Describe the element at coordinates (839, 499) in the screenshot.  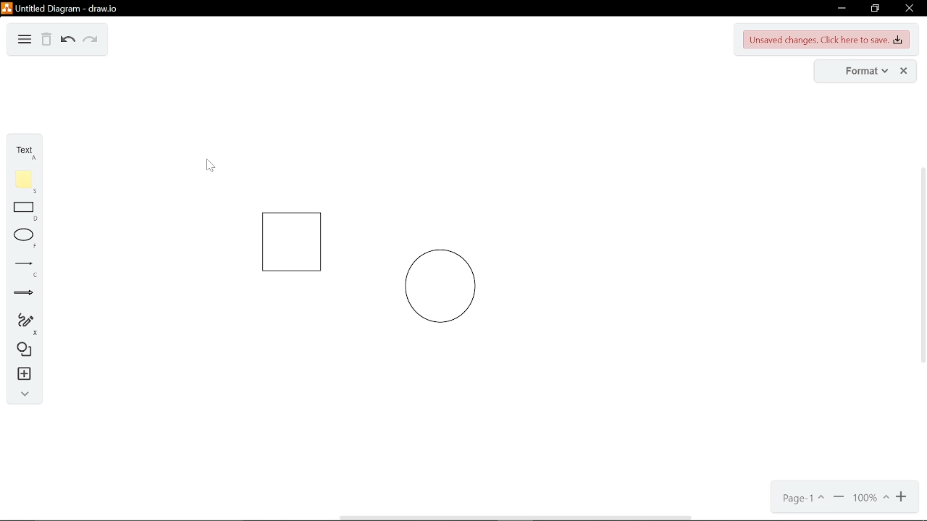
I see `zoom out` at that location.